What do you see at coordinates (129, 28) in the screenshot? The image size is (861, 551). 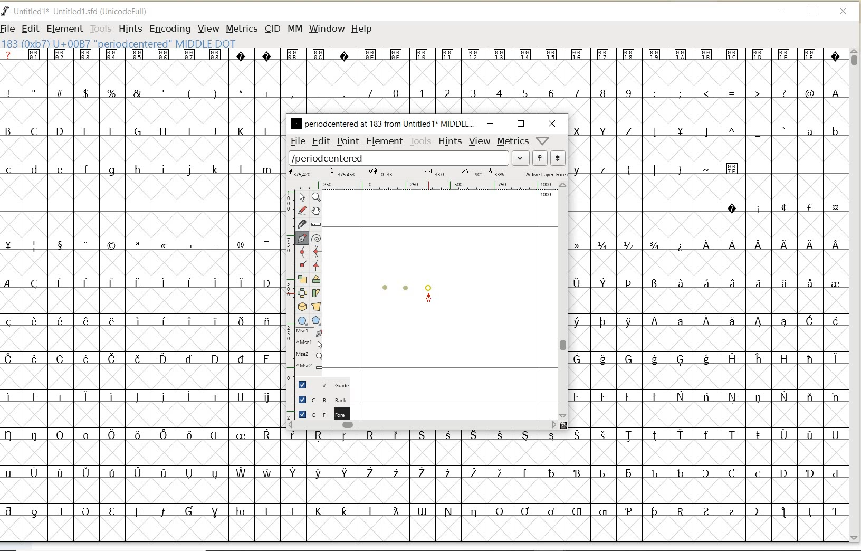 I see `HINTS` at bounding box center [129, 28].